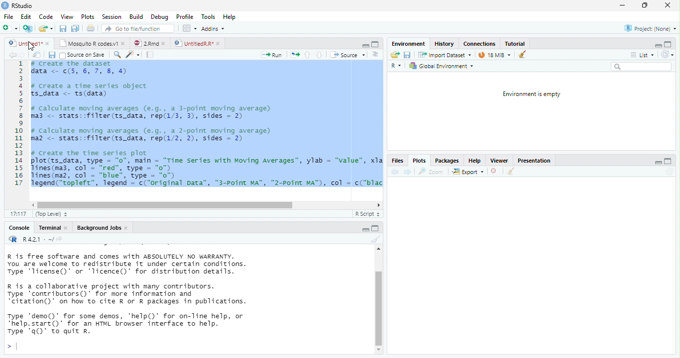 This screenshot has height=358, width=680. What do you see at coordinates (408, 55) in the screenshot?
I see `save current document` at bounding box center [408, 55].